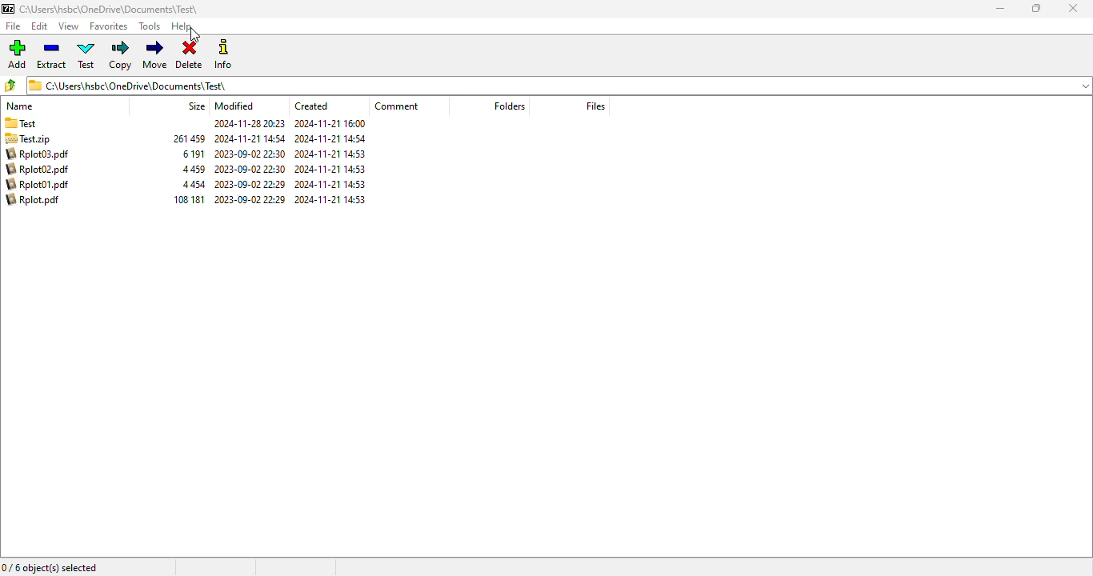 This screenshot has width=1093, height=576. Describe the element at coordinates (194, 35) in the screenshot. I see `cursor` at that location.